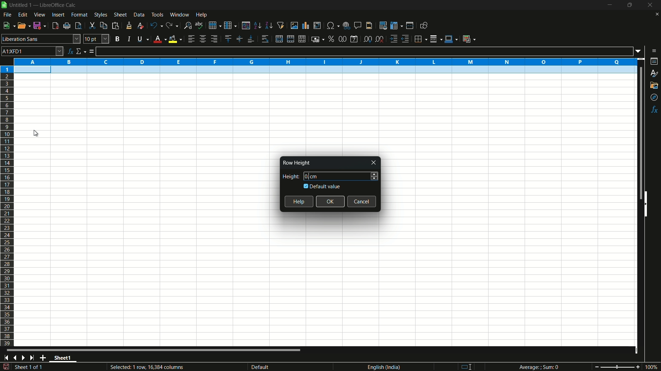 The image size is (661, 371). I want to click on toggle print review, so click(77, 26).